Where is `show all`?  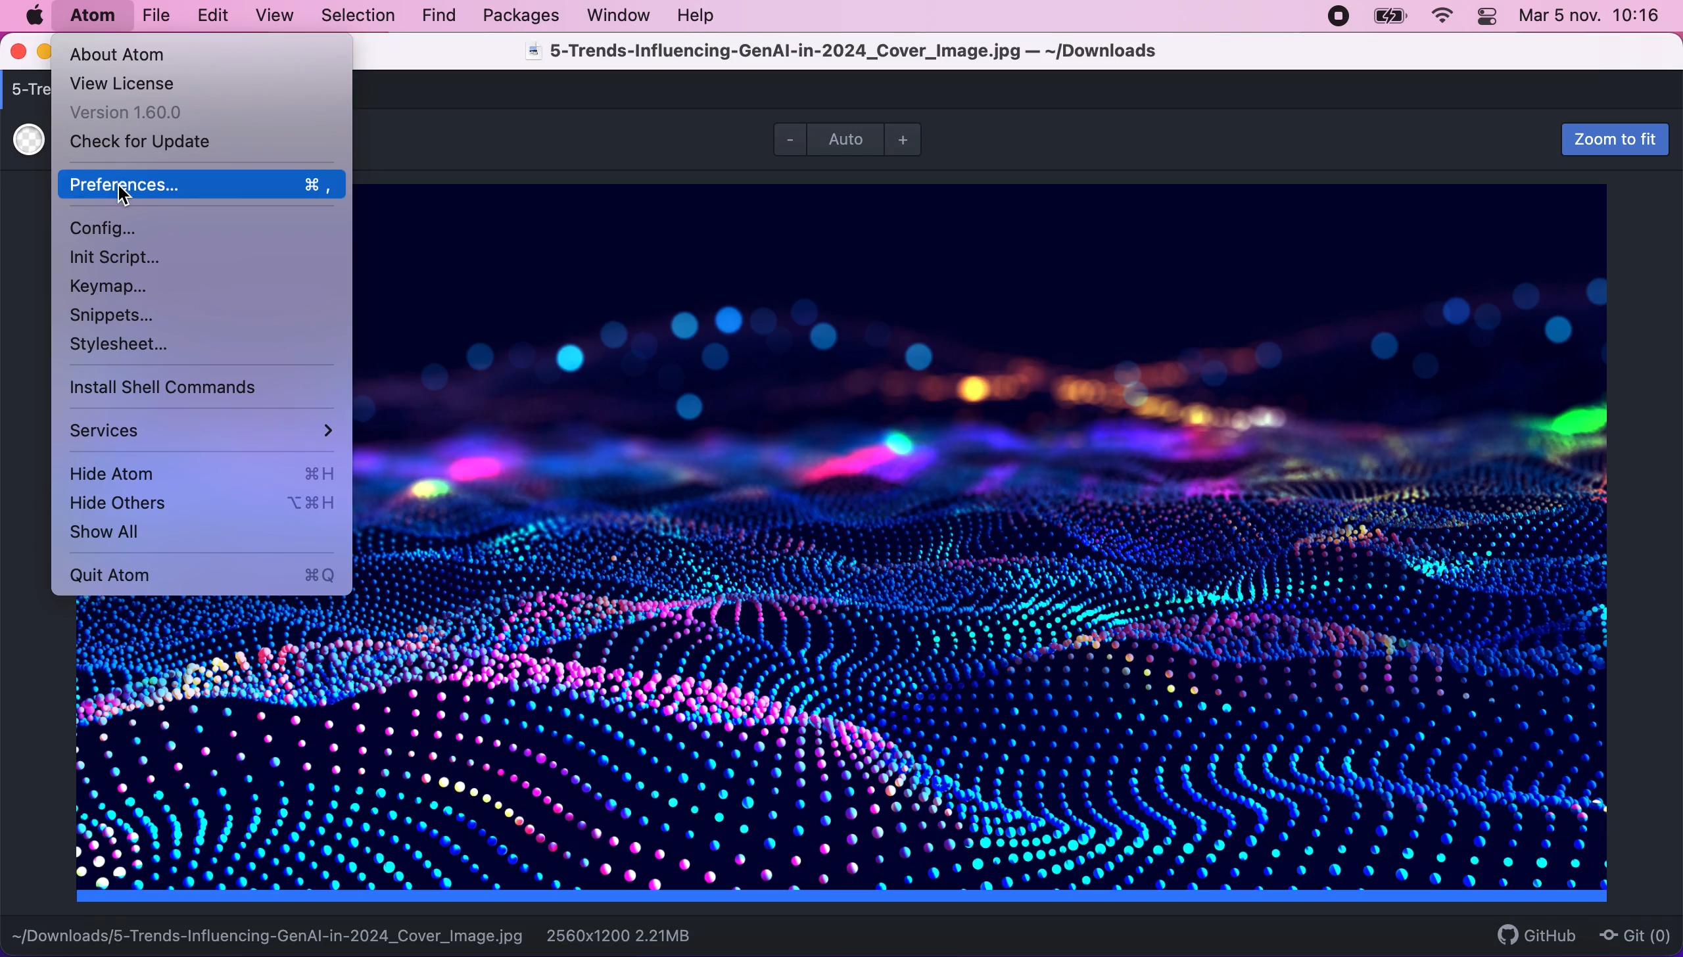 show all is located at coordinates (160, 534).